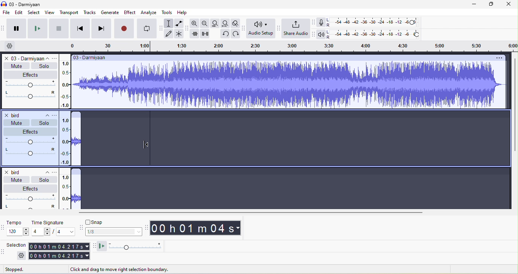 This screenshot has width=518, height=274. What do you see at coordinates (3, 28) in the screenshot?
I see `audacity transport toolbar` at bounding box center [3, 28].